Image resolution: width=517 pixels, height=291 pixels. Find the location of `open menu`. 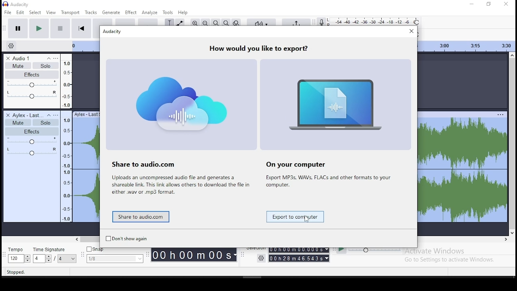

open menu is located at coordinates (57, 58).